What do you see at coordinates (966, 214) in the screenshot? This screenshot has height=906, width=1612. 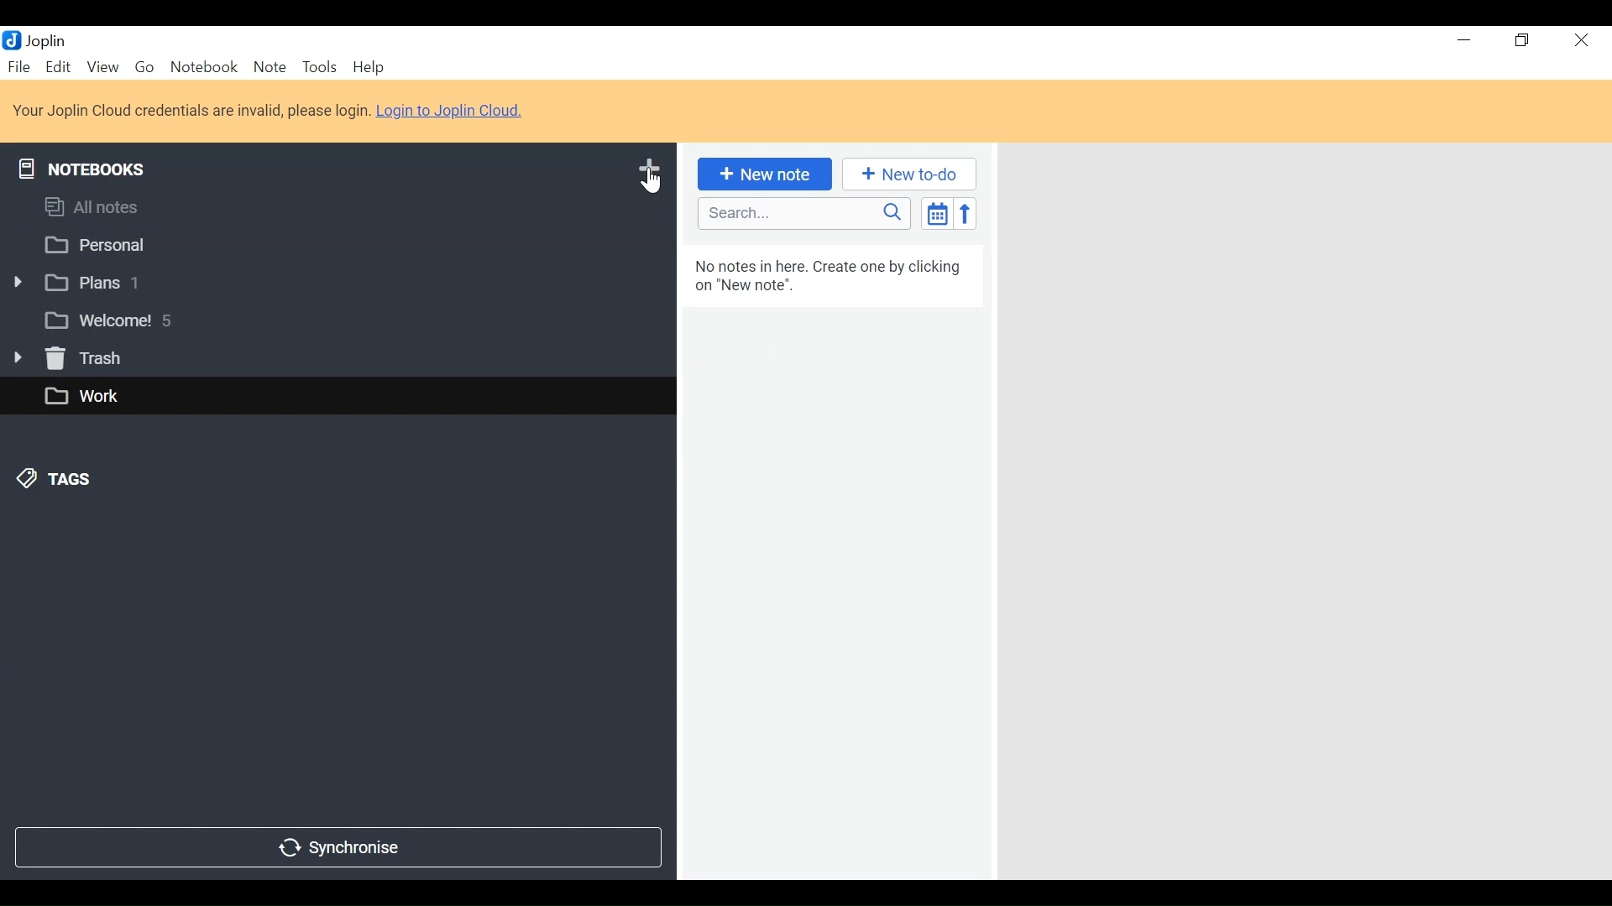 I see `Reverse Sort Order` at bounding box center [966, 214].